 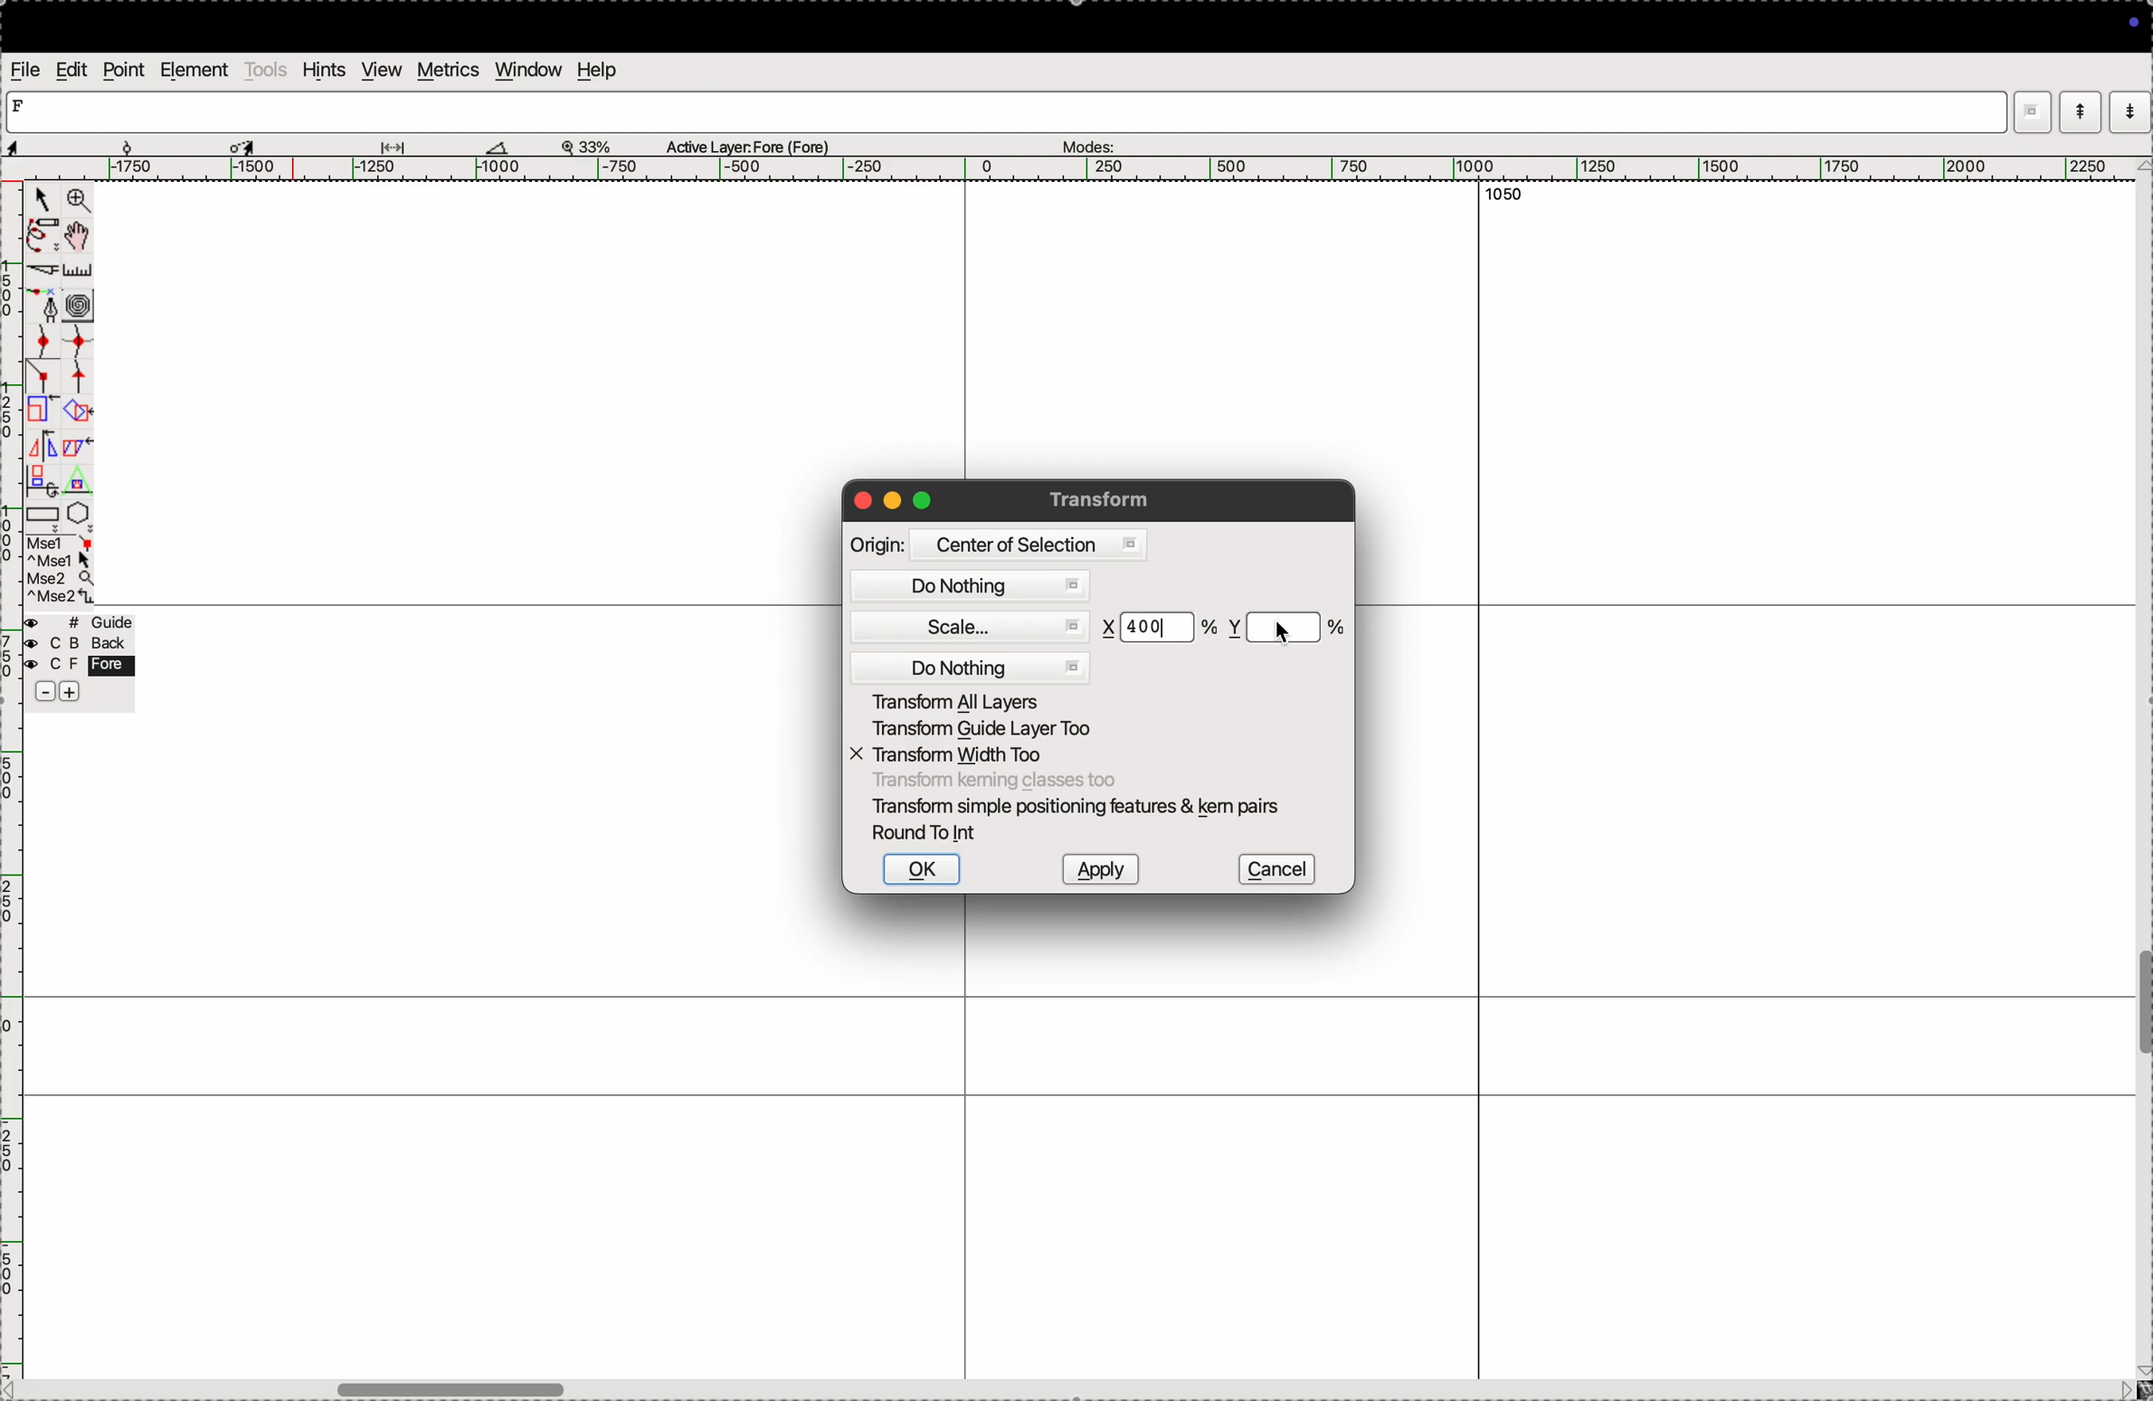 What do you see at coordinates (749, 144) in the screenshot?
I see `Active layer` at bounding box center [749, 144].